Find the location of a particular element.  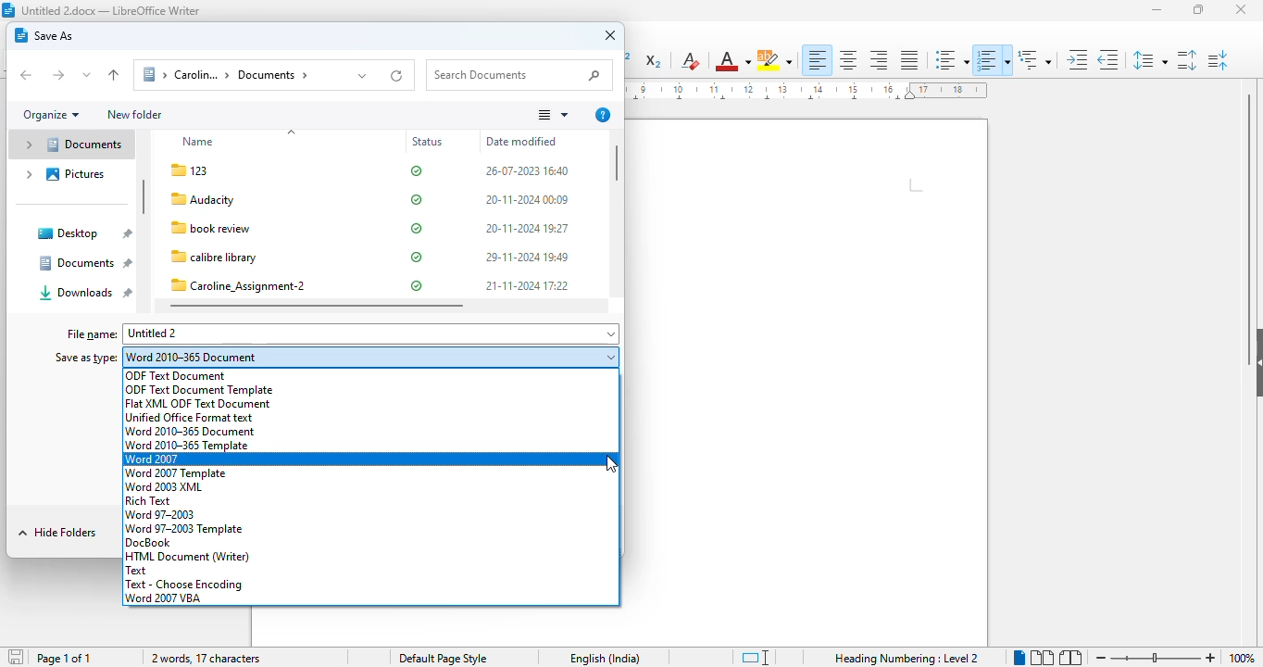

pictures is located at coordinates (63, 174).